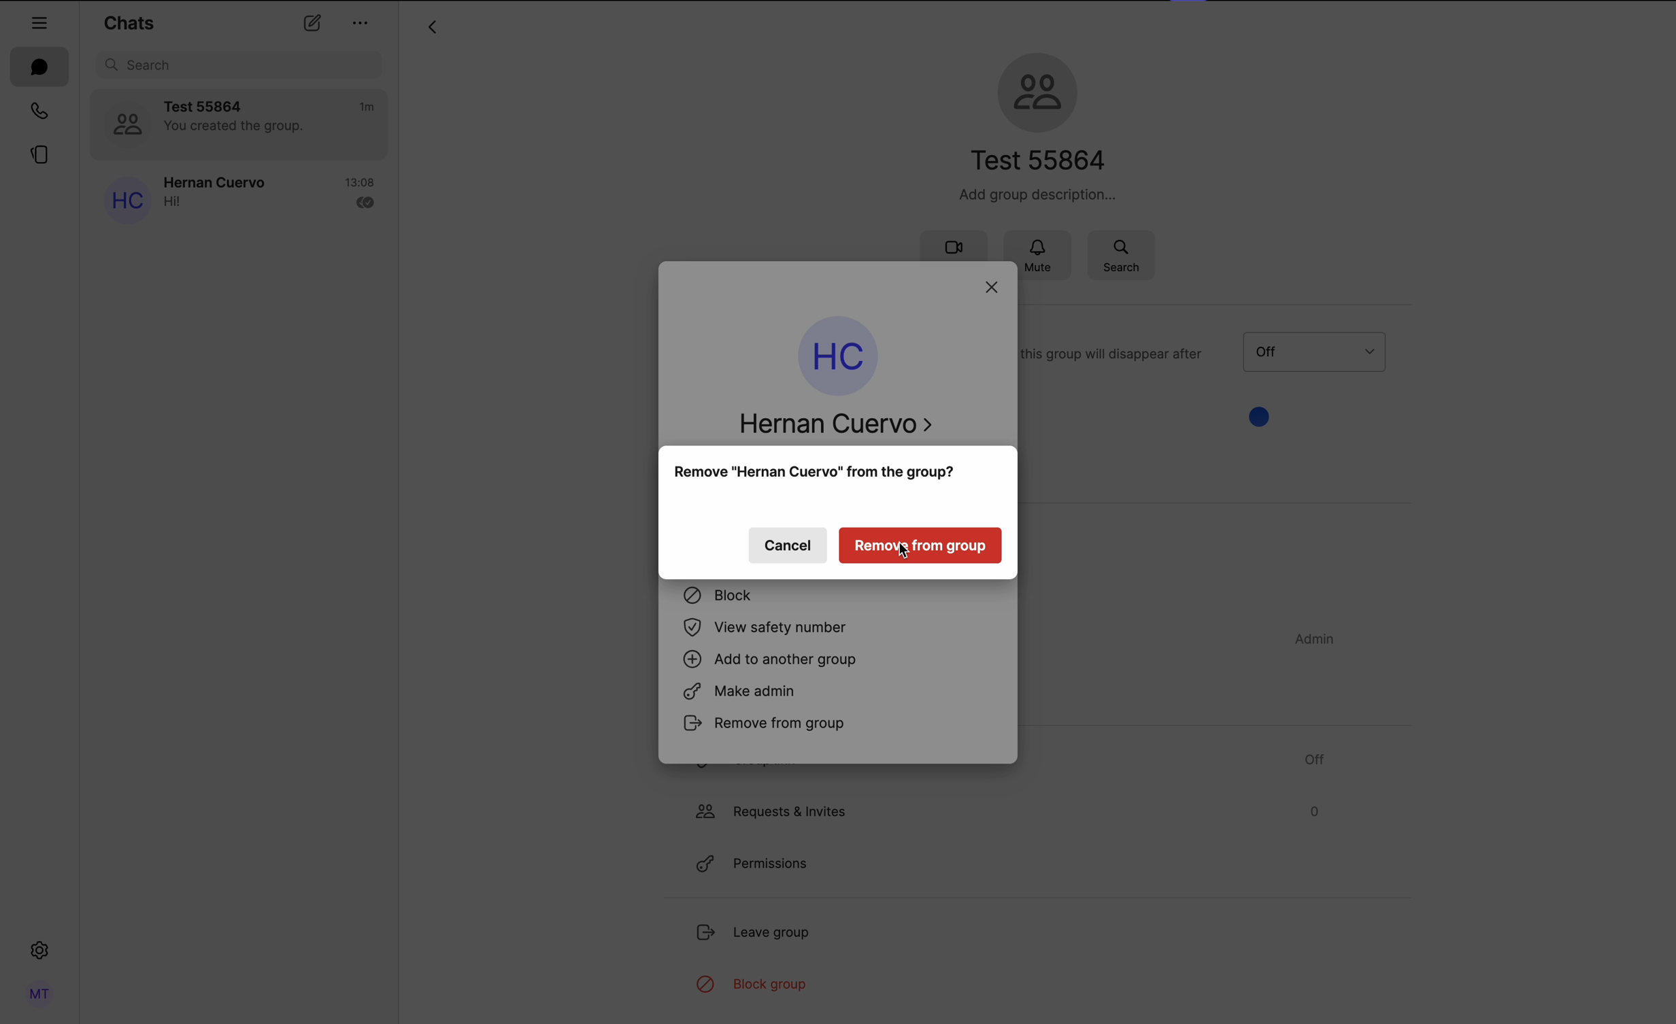  I want to click on search, so click(1121, 254).